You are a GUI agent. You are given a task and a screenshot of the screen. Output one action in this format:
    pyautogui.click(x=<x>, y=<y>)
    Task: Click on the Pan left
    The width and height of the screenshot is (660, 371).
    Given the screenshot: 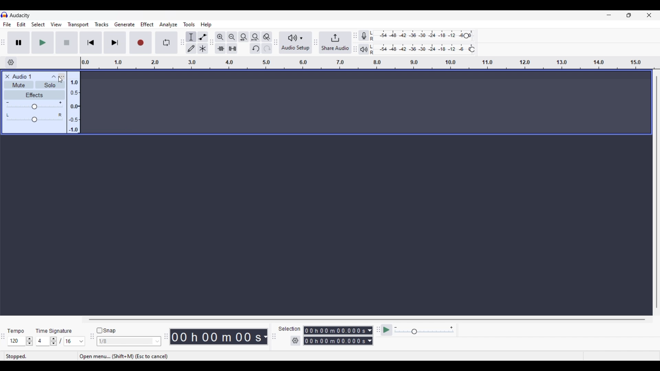 What is the action you would take?
    pyautogui.click(x=8, y=115)
    